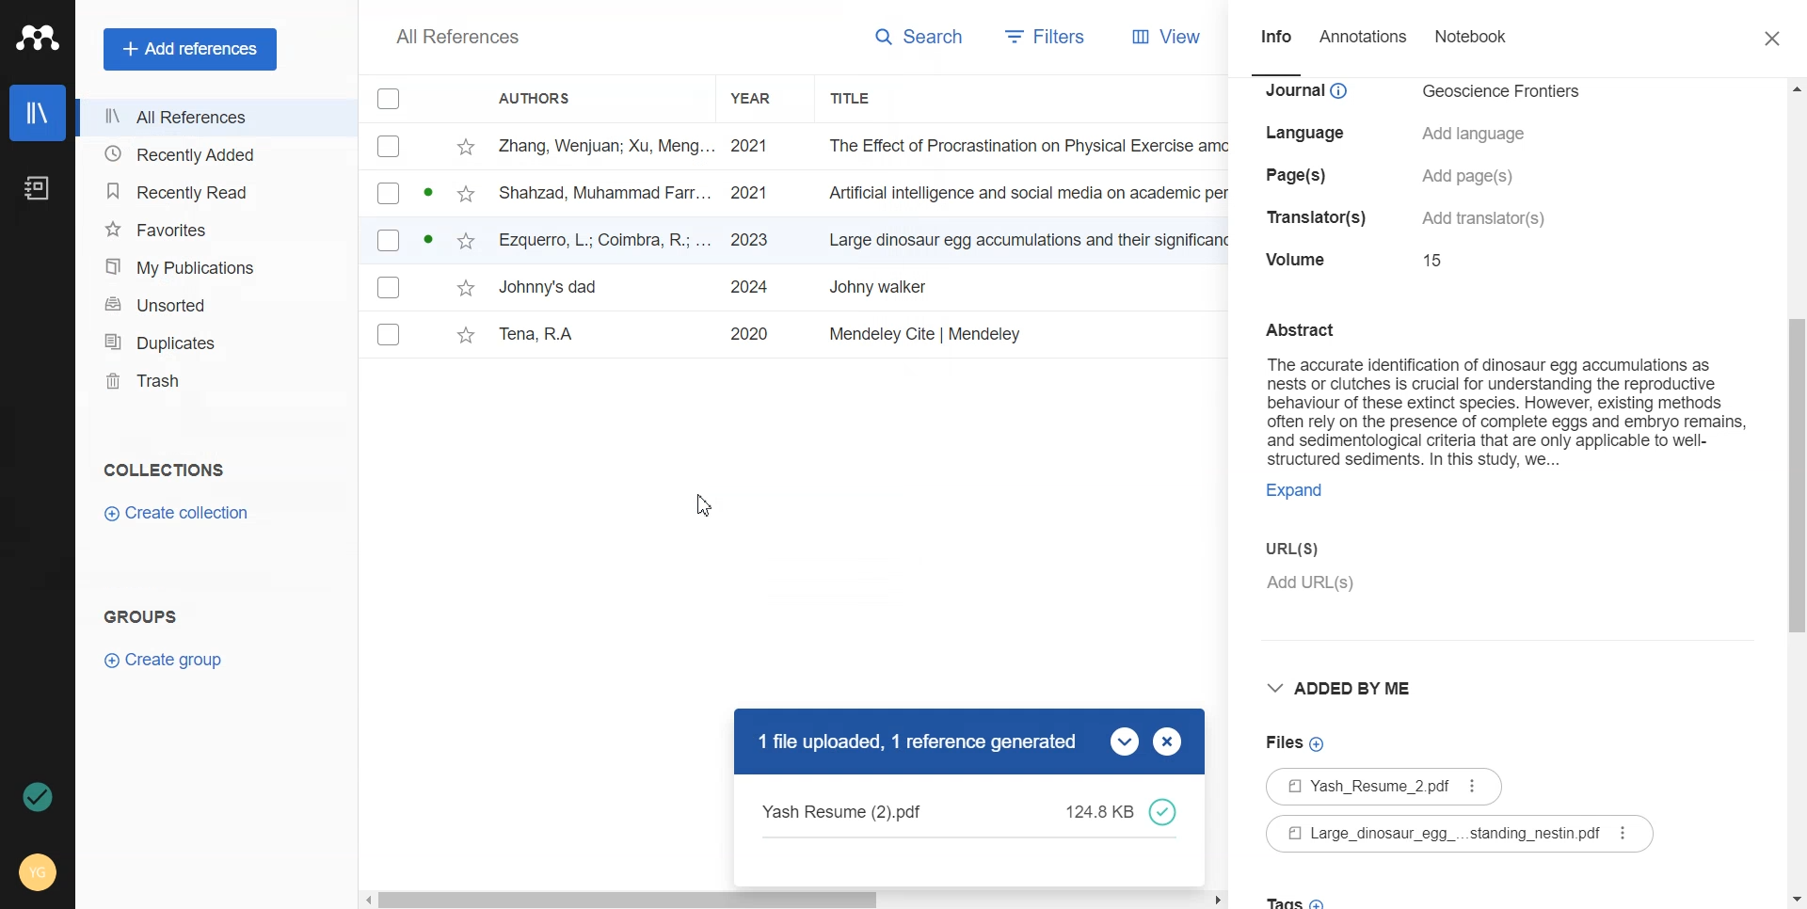 Image resolution: width=1807 pixels, height=909 pixels. Describe the element at coordinates (1289, 546) in the screenshot. I see `urls` at that location.